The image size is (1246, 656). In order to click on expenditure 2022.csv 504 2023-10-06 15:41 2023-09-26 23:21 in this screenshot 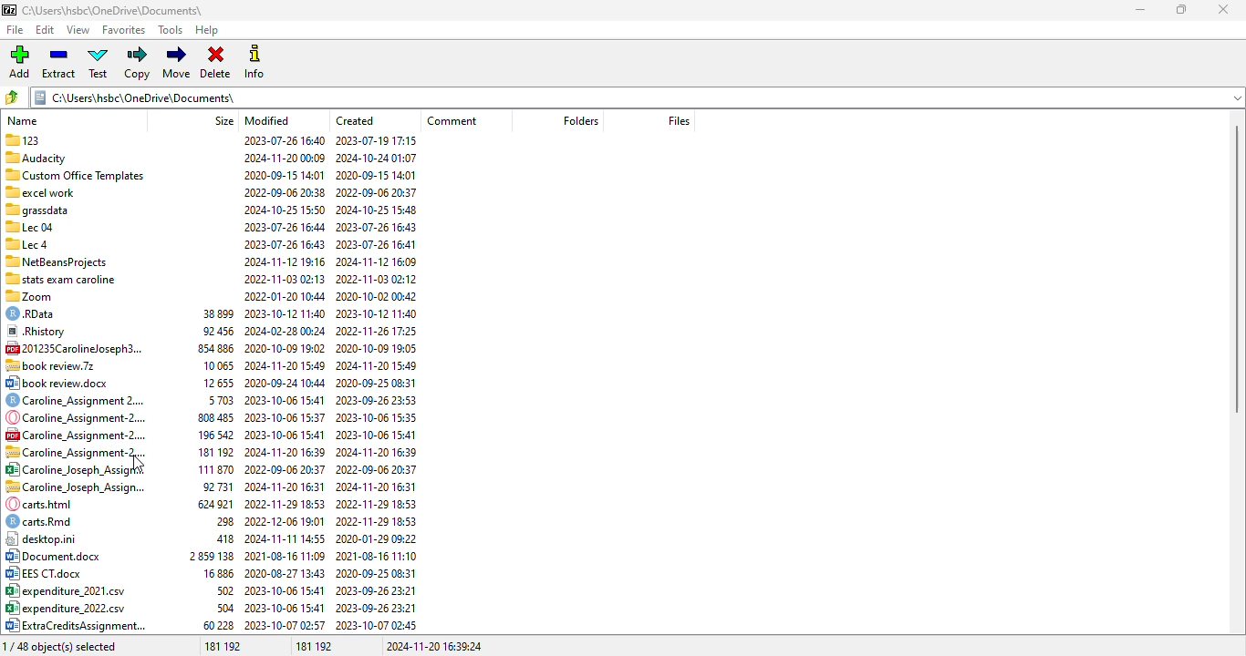, I will do `click(212, 608)`.